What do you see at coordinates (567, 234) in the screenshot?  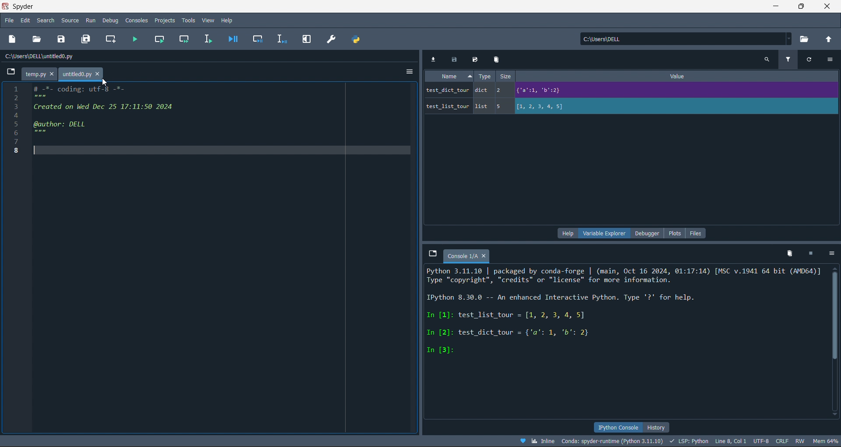 I see `help pane` at bounding box center [567, 234].